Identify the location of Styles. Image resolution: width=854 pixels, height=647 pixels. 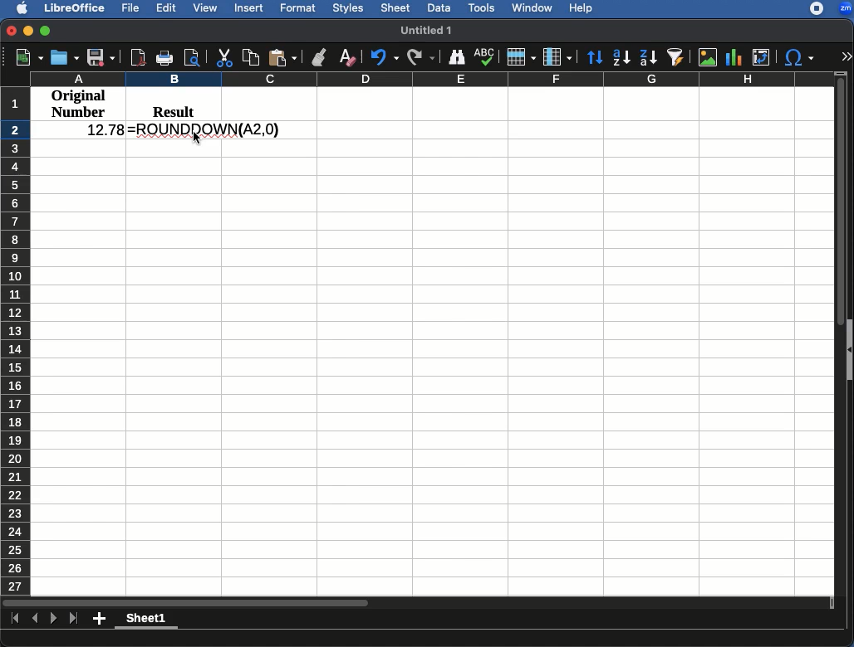
(350, 7).